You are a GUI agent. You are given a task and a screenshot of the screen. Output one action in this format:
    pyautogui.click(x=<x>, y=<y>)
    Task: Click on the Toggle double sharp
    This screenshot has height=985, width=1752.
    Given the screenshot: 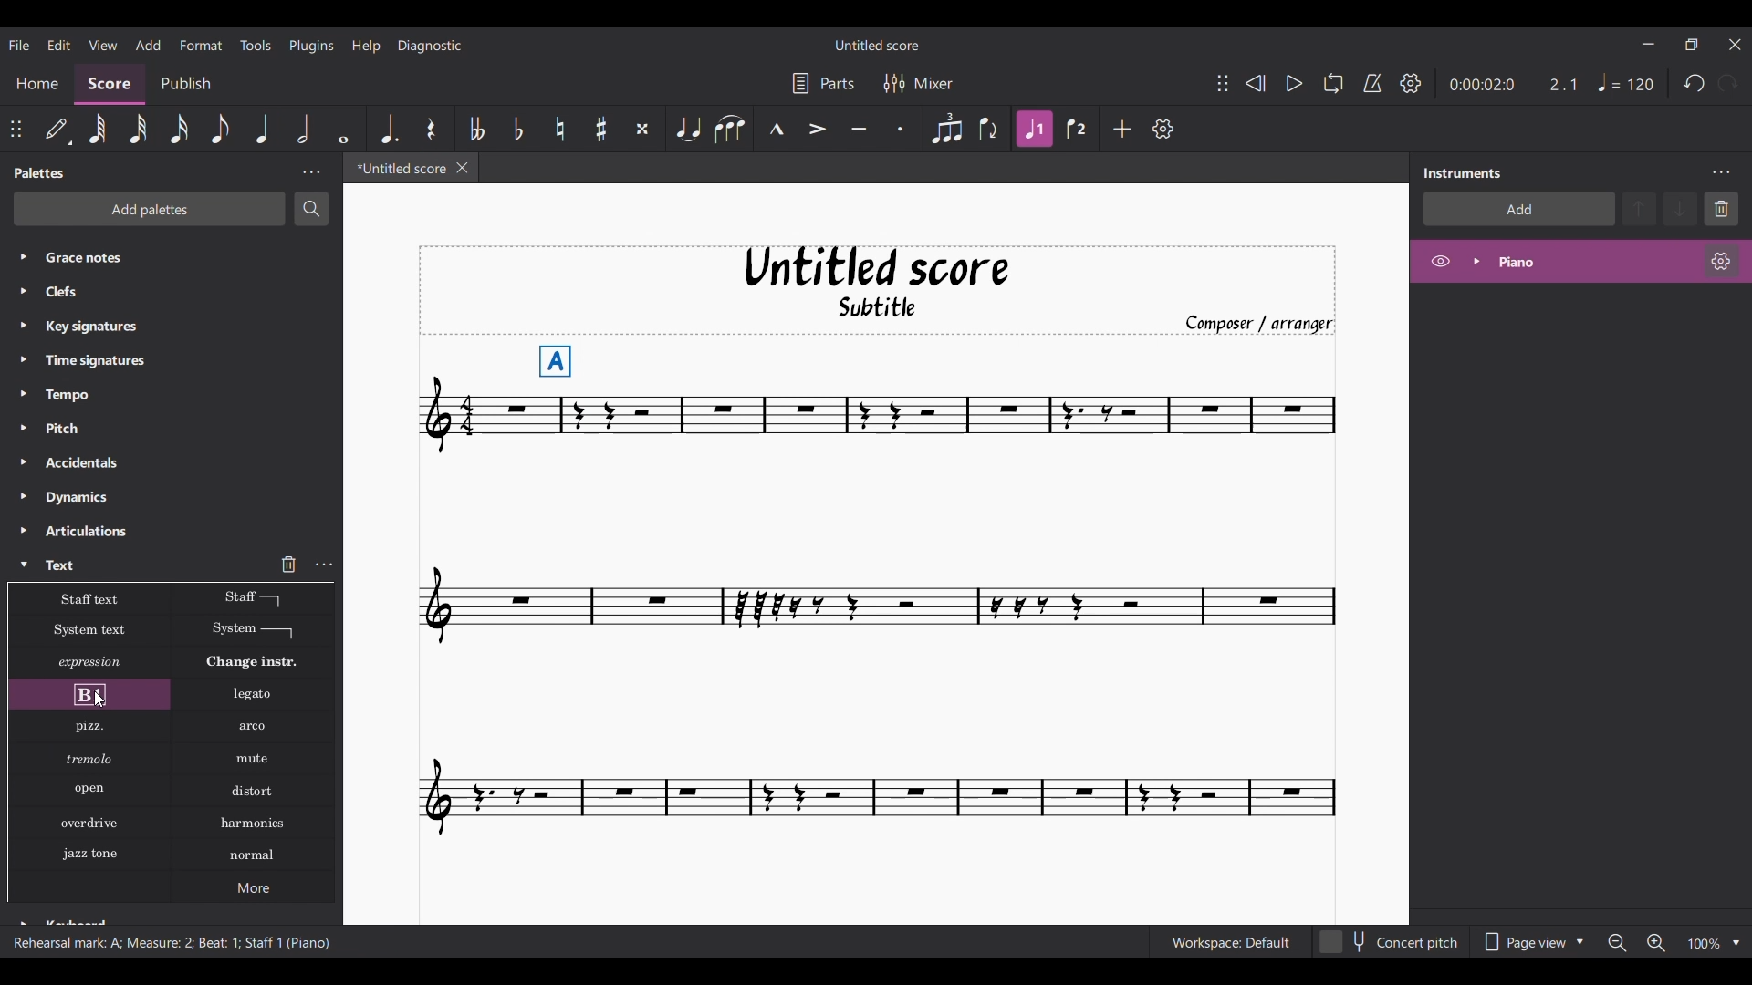 What is the action you would take?
    pyautogui.click(x=642, y=129)
    